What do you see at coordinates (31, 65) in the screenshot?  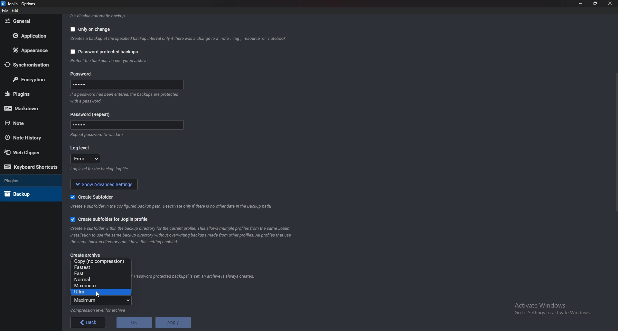 I see `Synchronization` at bounding box center [31, 65].